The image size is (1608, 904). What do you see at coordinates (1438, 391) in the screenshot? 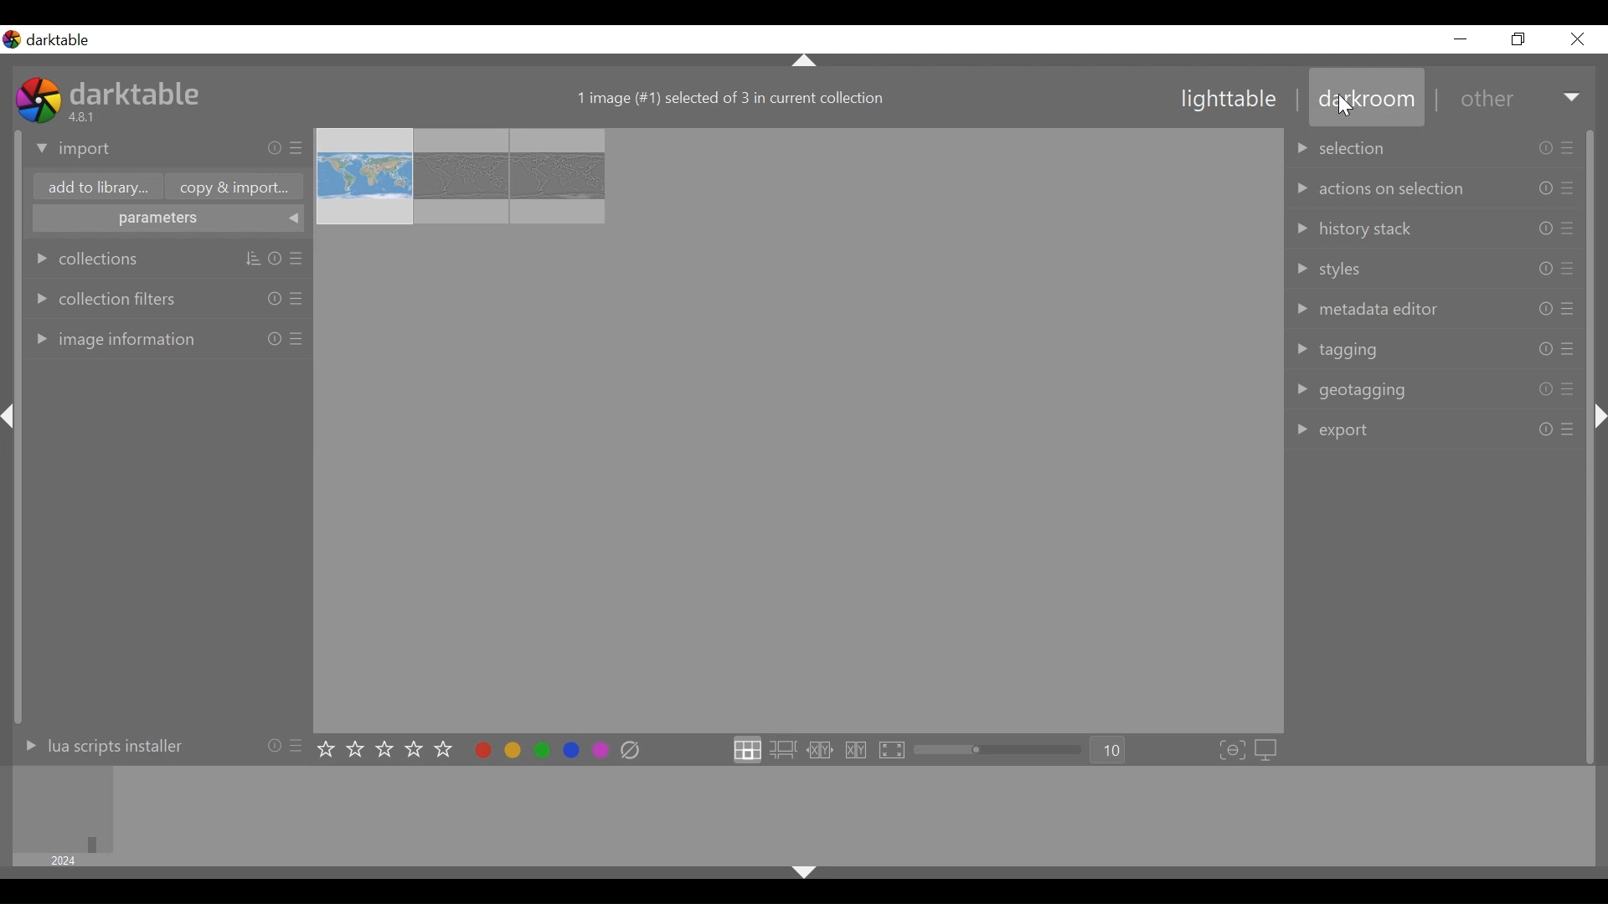
I see `geotagging` at bounding box center [1438, 391].